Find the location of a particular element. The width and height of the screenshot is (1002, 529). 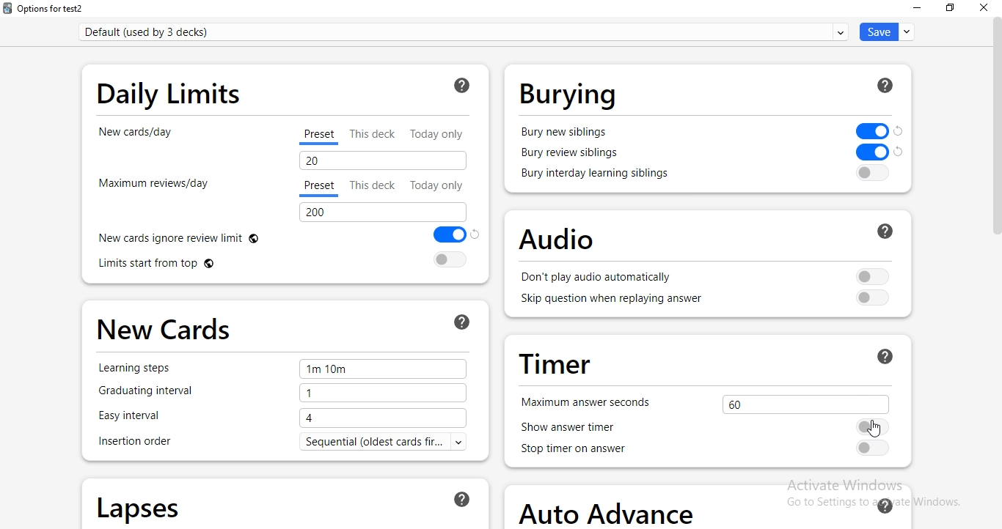

preset is located at coordinates (320, 186).